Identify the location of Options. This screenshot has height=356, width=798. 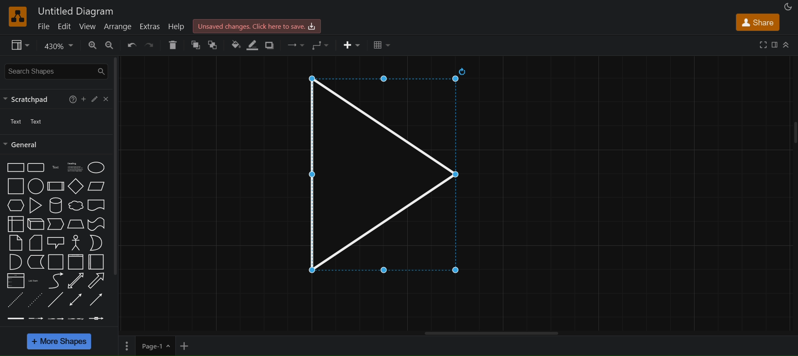
(127, 344).